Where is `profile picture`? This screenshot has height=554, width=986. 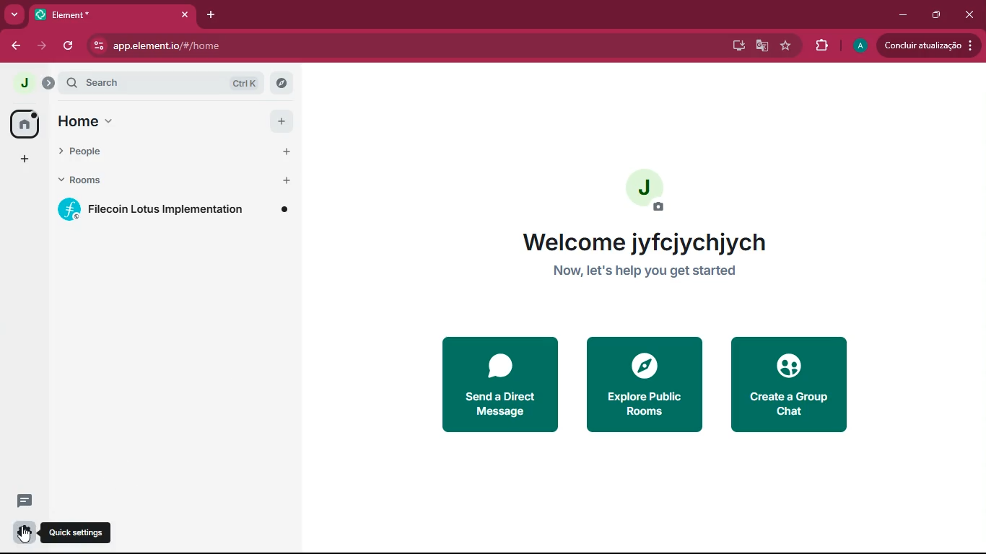
profile picture is located at coordinates (651, 191).